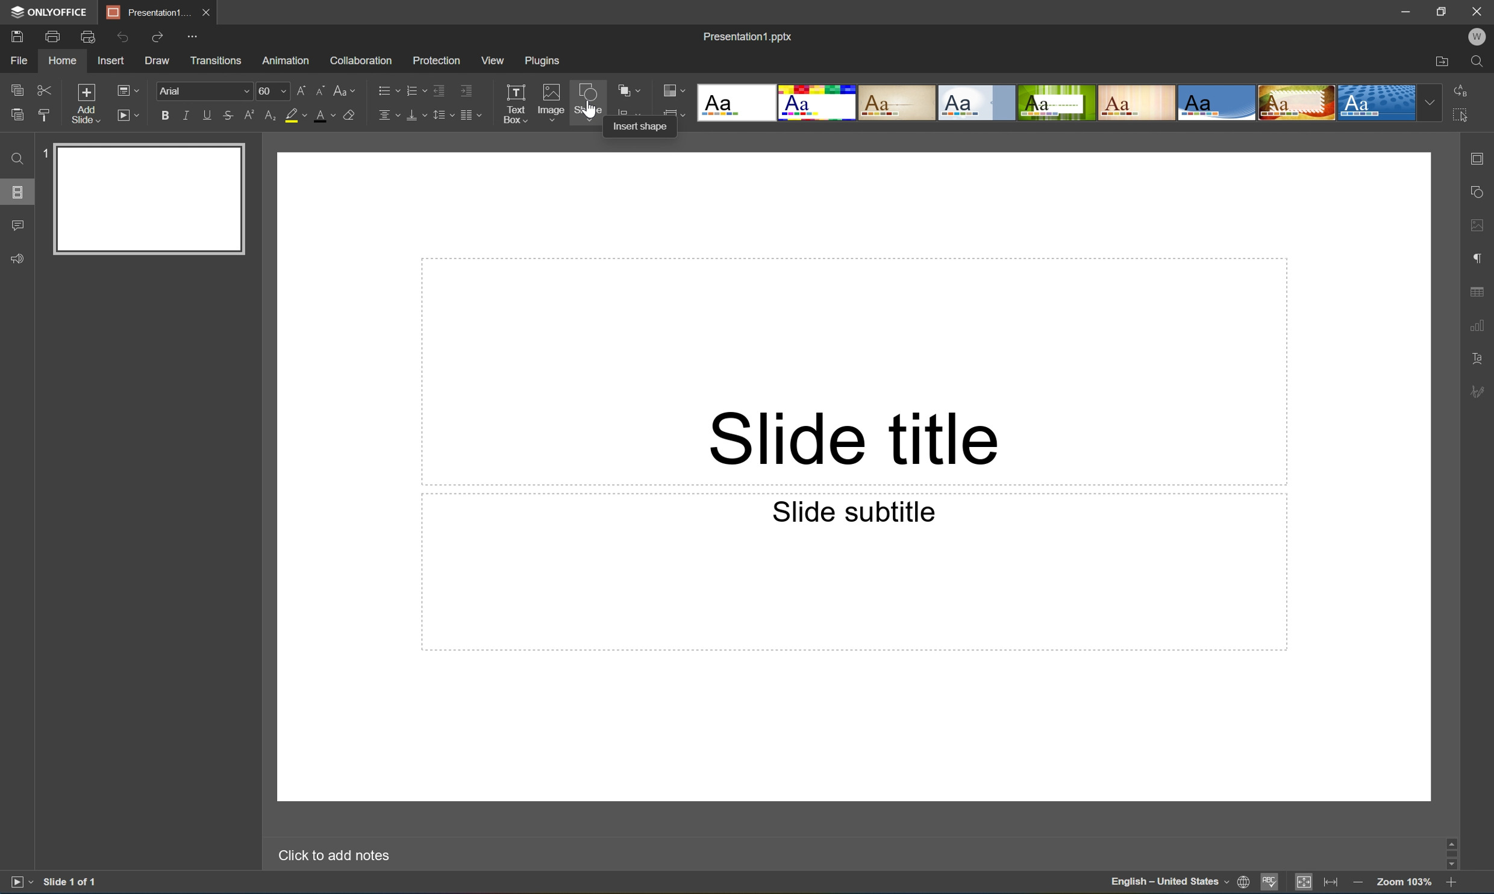 This screenshot has width=1494, height=894. What do you see at coordinates (468, 88) in the screenshot?
I see `Increase indent` at bounding box center [468, 88].